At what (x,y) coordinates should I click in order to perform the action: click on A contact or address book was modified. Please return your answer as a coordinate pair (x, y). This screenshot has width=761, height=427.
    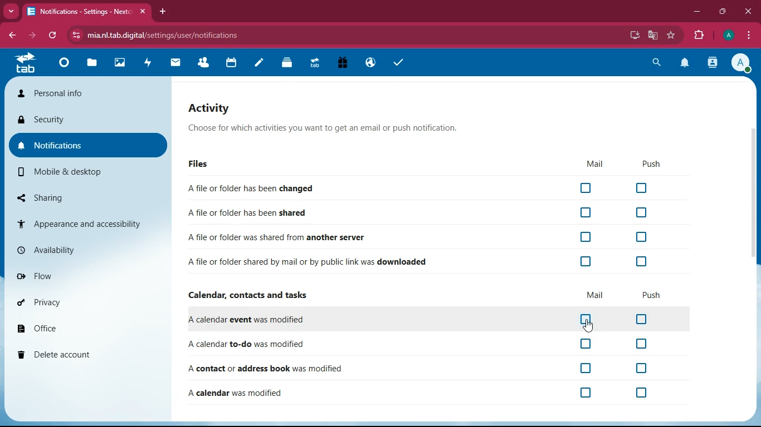
    Looking at the image, I should click on (430, 369).